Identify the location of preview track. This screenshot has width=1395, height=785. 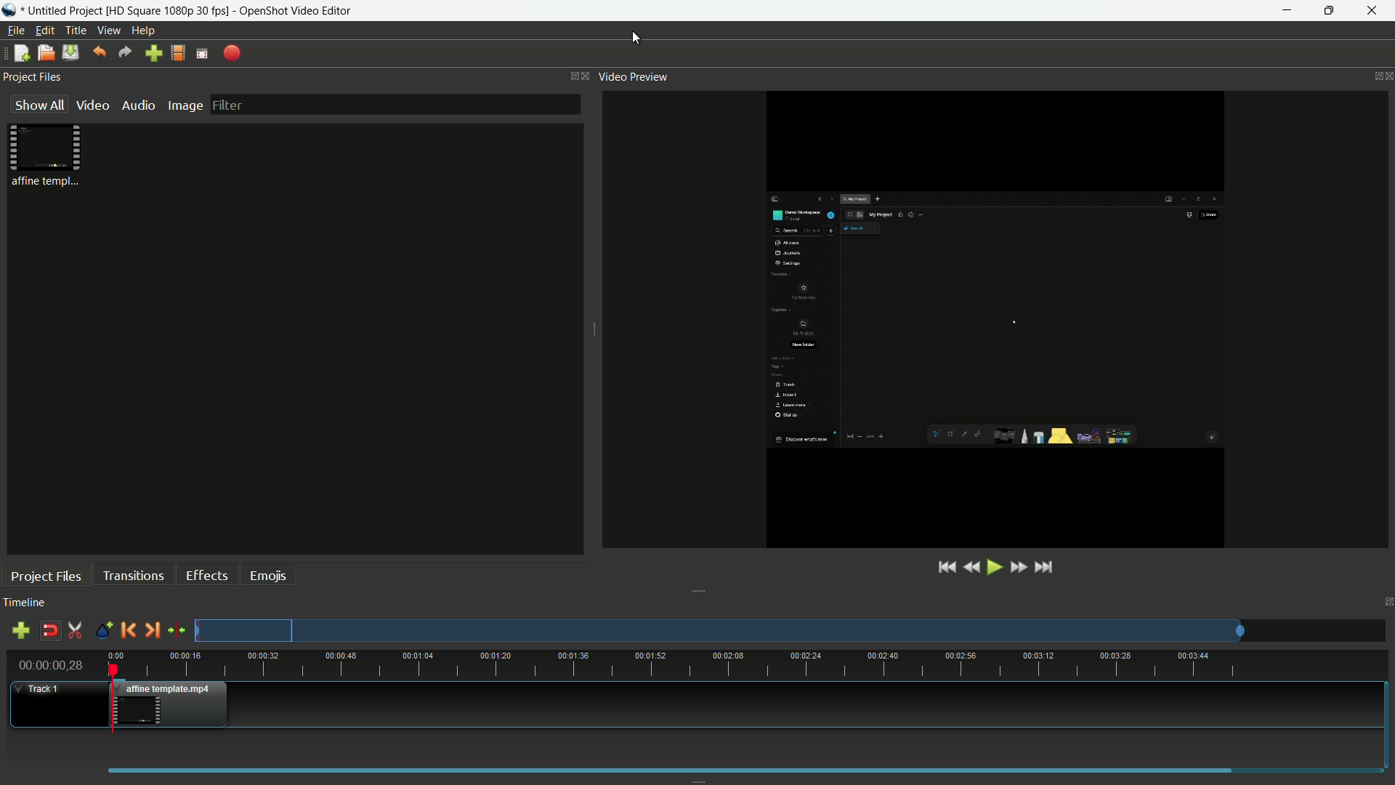
(719, 630).